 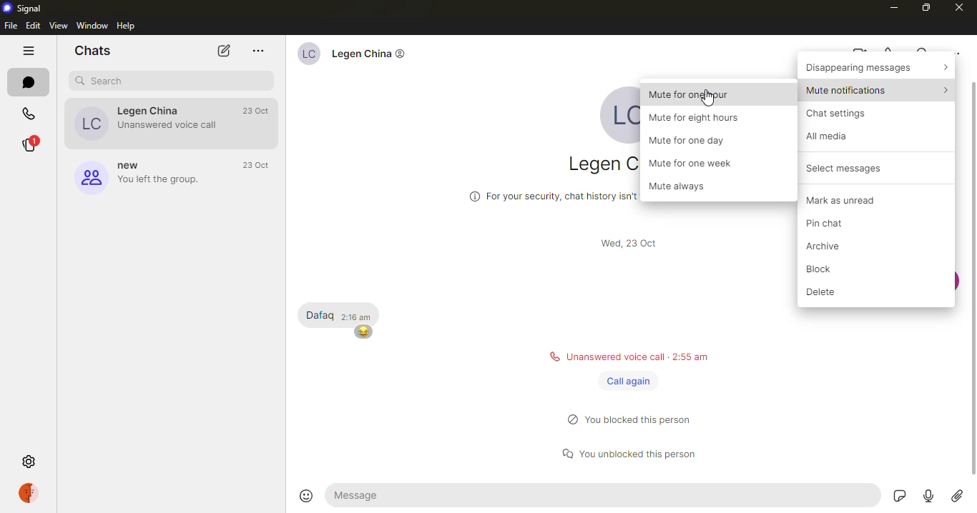 I want to click on stories, so click(x=31, y=144).